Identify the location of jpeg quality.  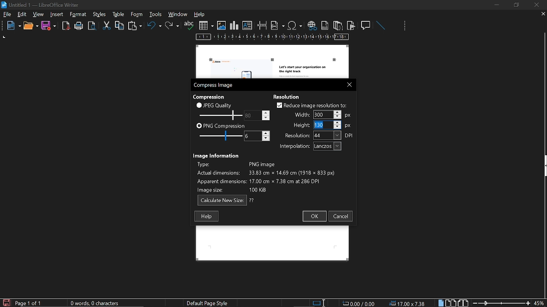
(215, 105).